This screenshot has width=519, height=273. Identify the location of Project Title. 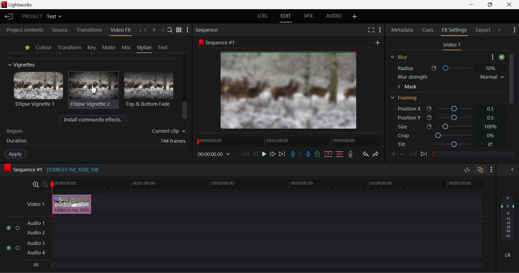
(41, 17).